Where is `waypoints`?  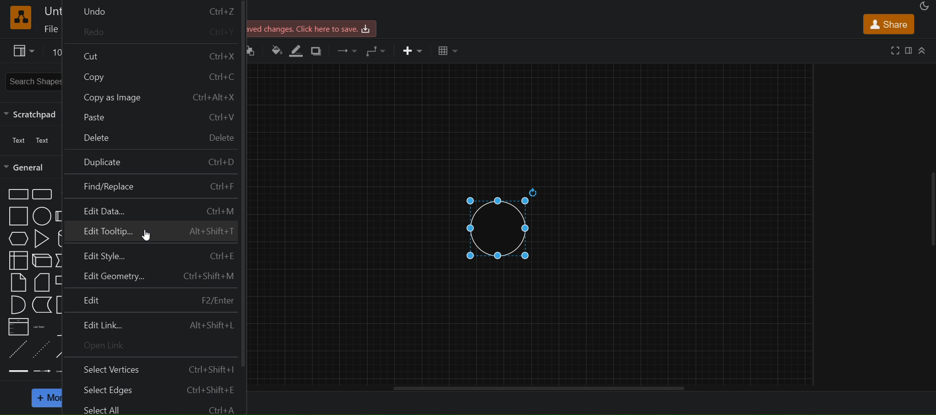 waypoints is located at coordinates (377, 51).